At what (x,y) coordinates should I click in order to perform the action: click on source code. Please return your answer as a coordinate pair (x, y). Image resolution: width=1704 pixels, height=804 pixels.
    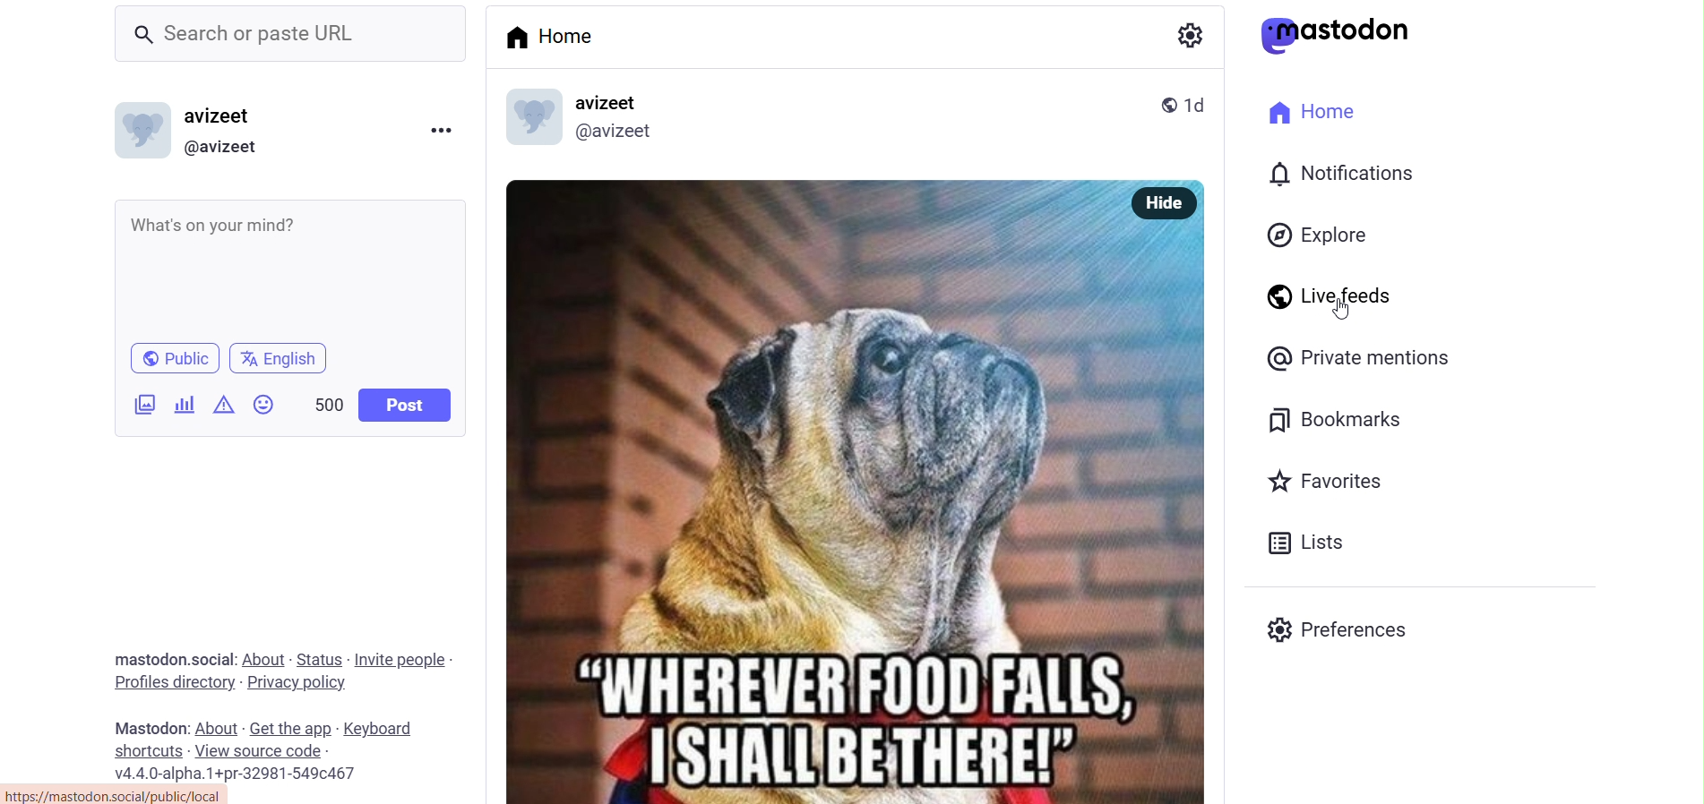
    Looking at the image, I should click on (259, 752).